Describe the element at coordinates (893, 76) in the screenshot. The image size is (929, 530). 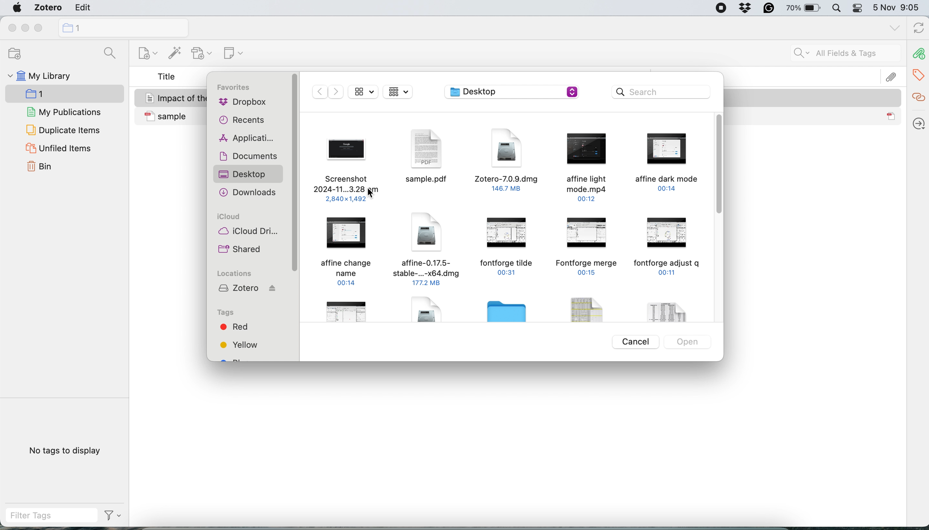
I see `attachement` at that location.